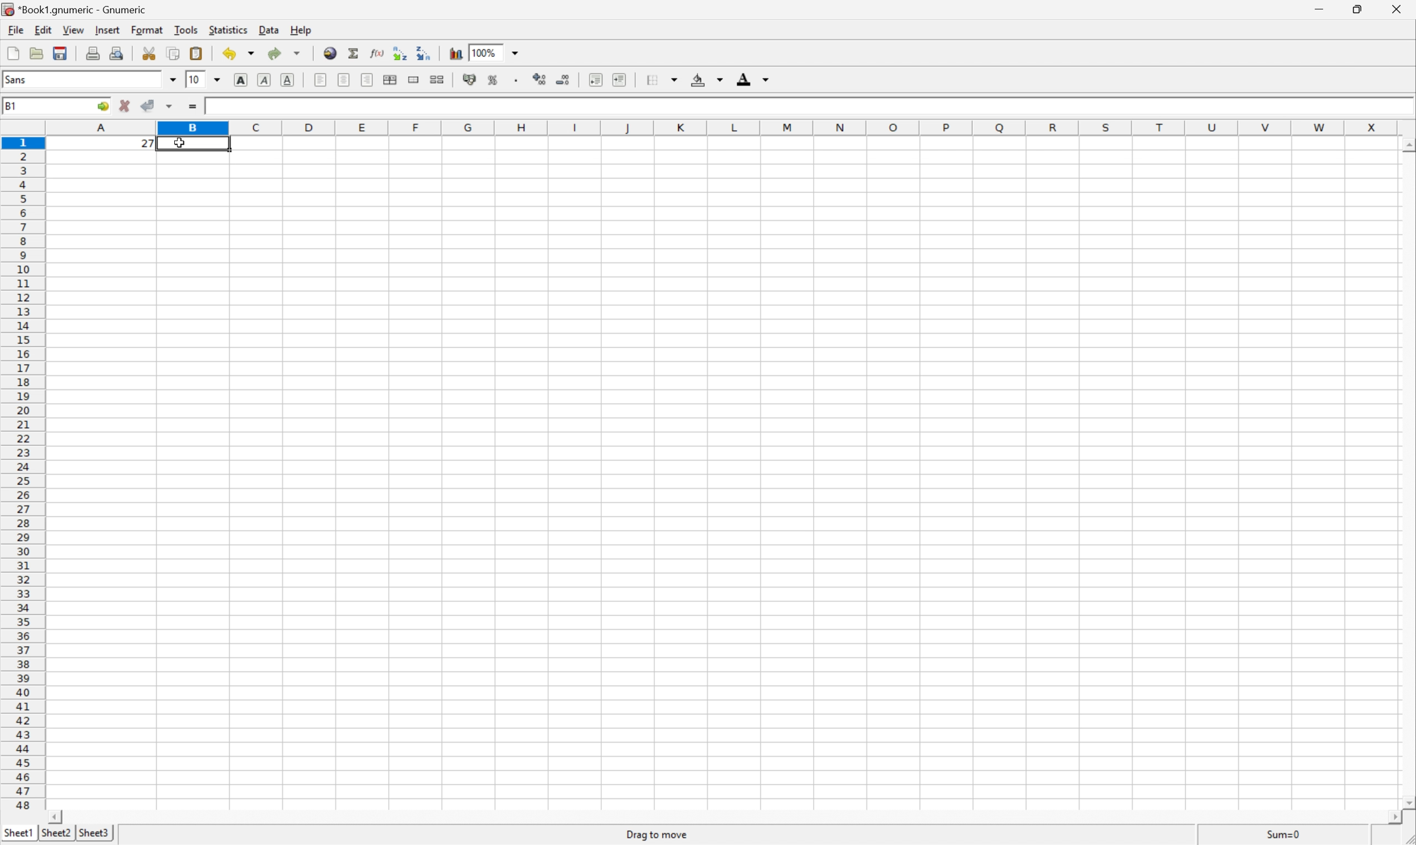 The height and width of the screenshot is (845, 1416). Describe the element at coordinates (181, 143) in the screenshot. I see `Cursor` at that location.